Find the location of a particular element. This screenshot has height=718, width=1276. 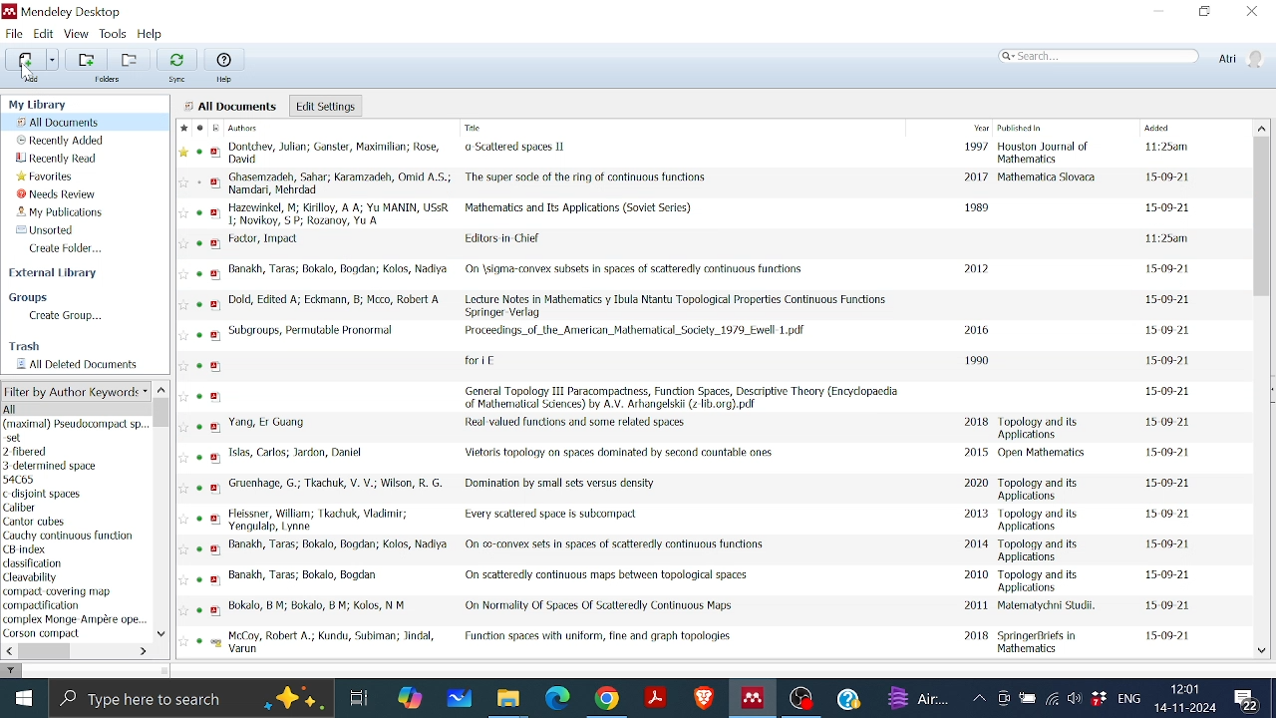

Title is located at coordinates (685, 398).